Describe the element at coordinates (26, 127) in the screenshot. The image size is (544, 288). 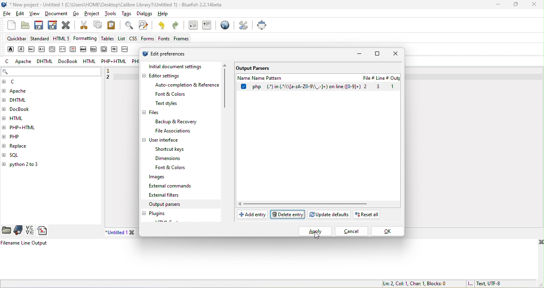
I see `php+html` at that location.